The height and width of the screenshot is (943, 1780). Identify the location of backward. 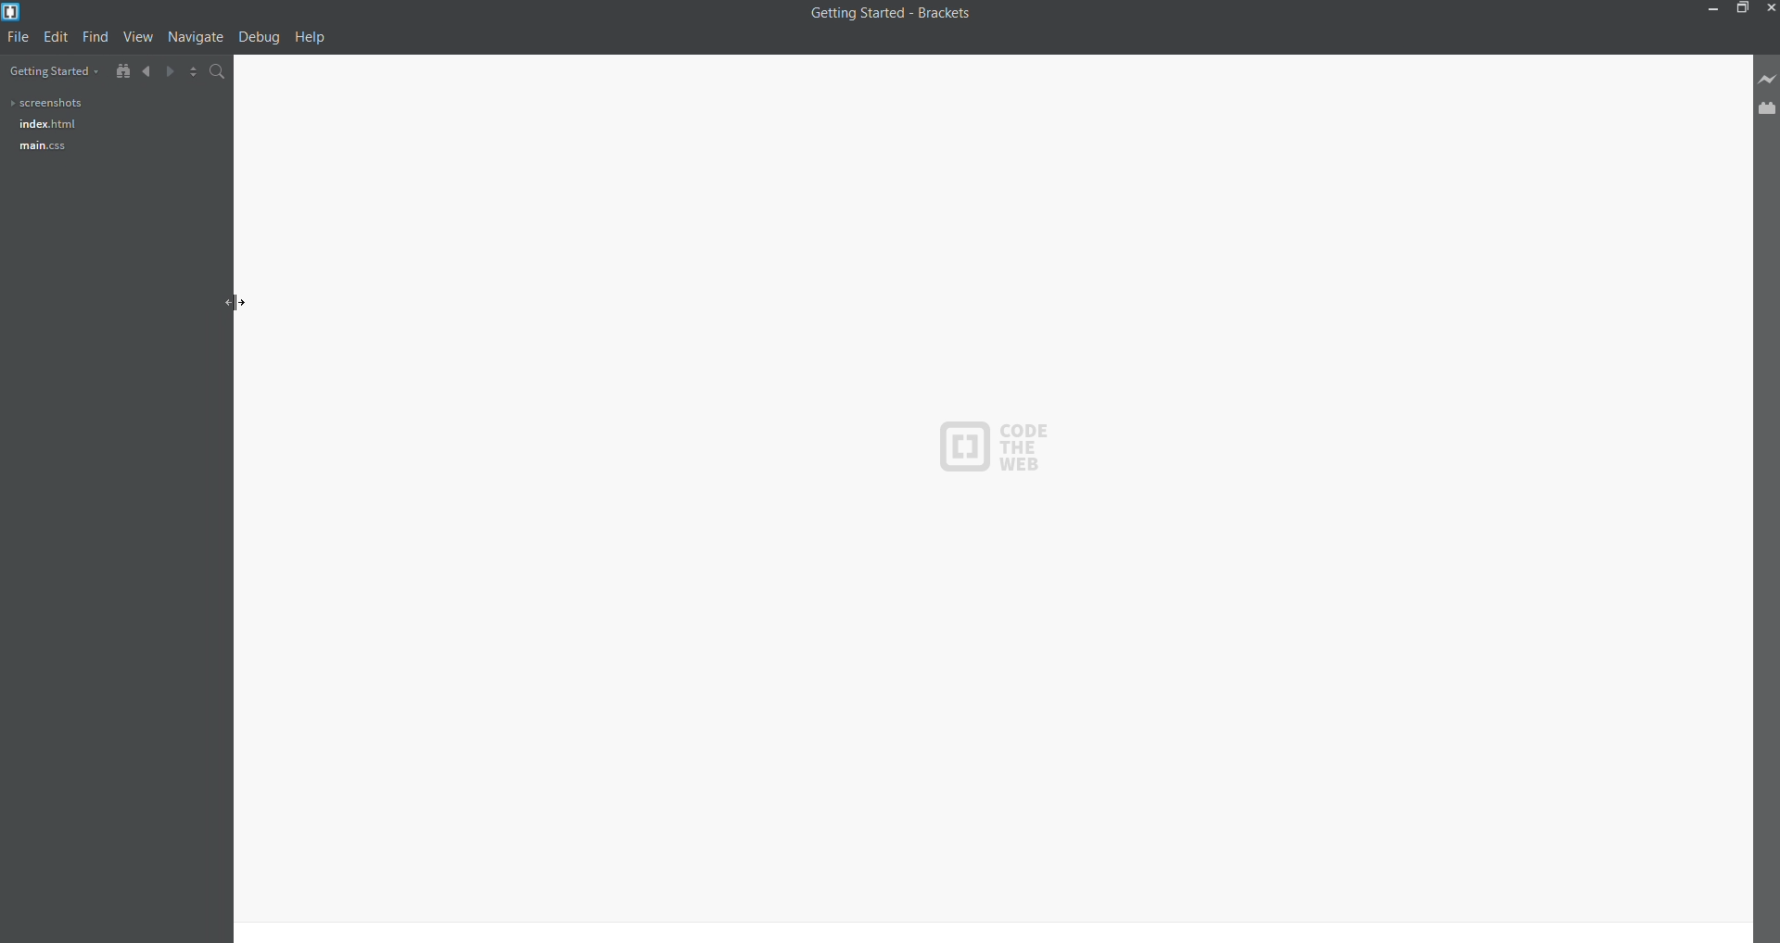
(140, 70).